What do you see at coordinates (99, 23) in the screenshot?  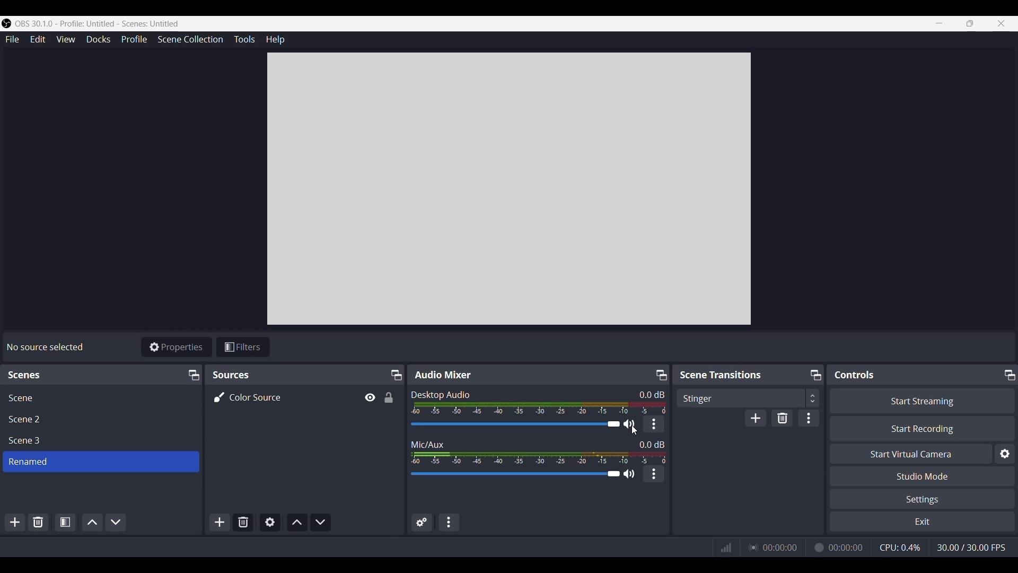 I see `Project name and software version` at bounding box center [99, 23].